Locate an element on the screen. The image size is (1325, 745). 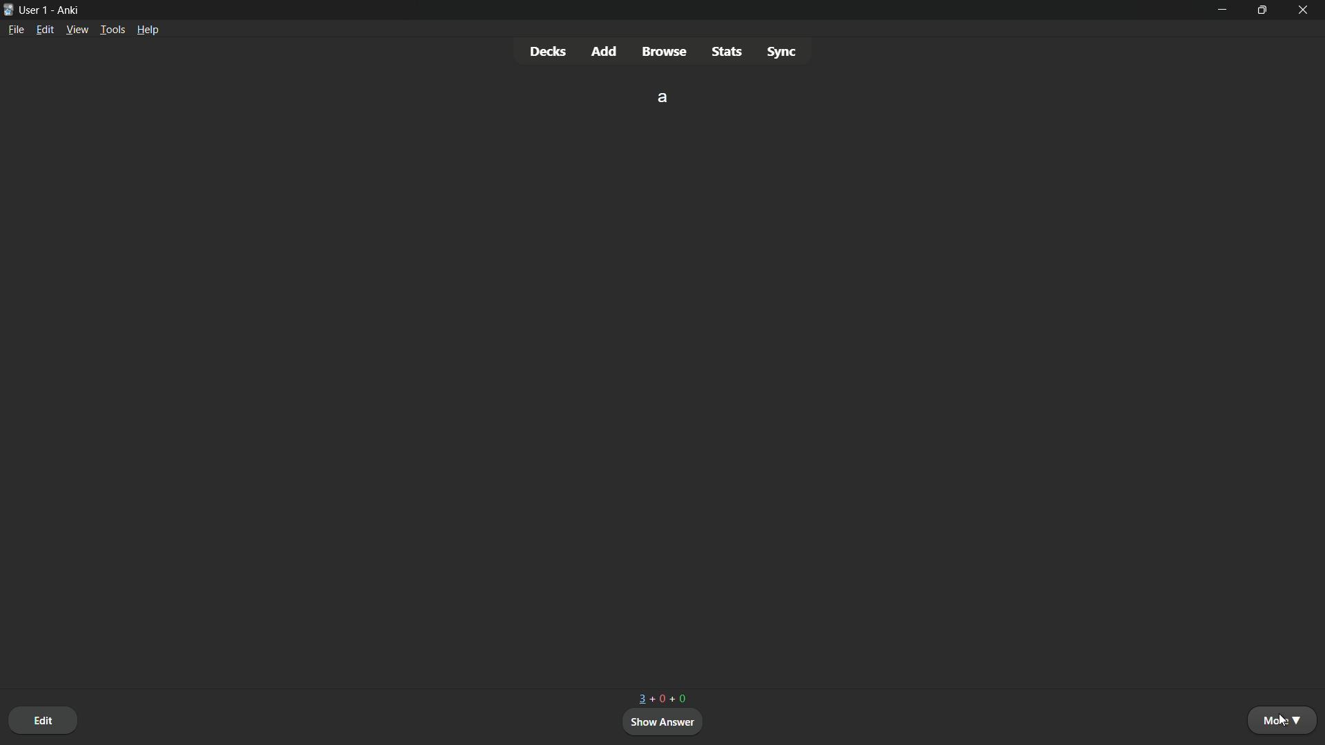
app name is located at coordinates (69, 11).